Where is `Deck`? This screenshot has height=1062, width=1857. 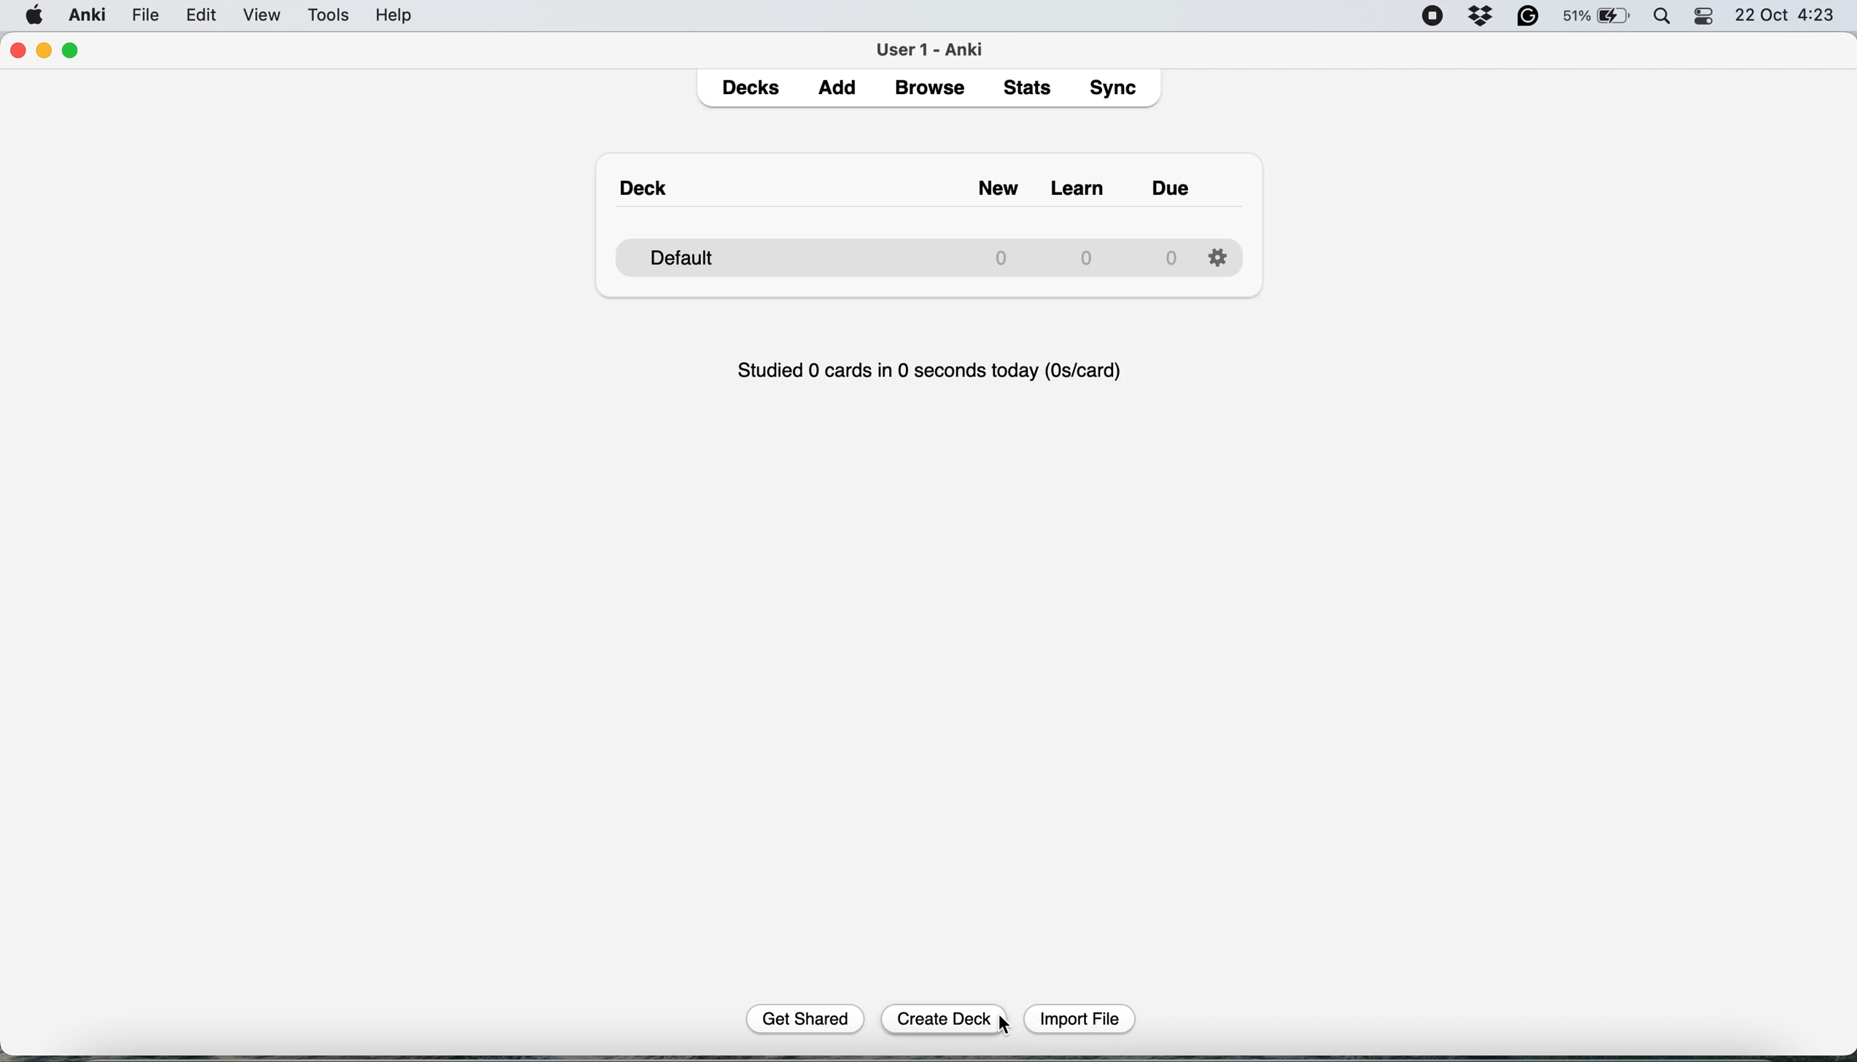 Deck is located at coordinates (651, 179).